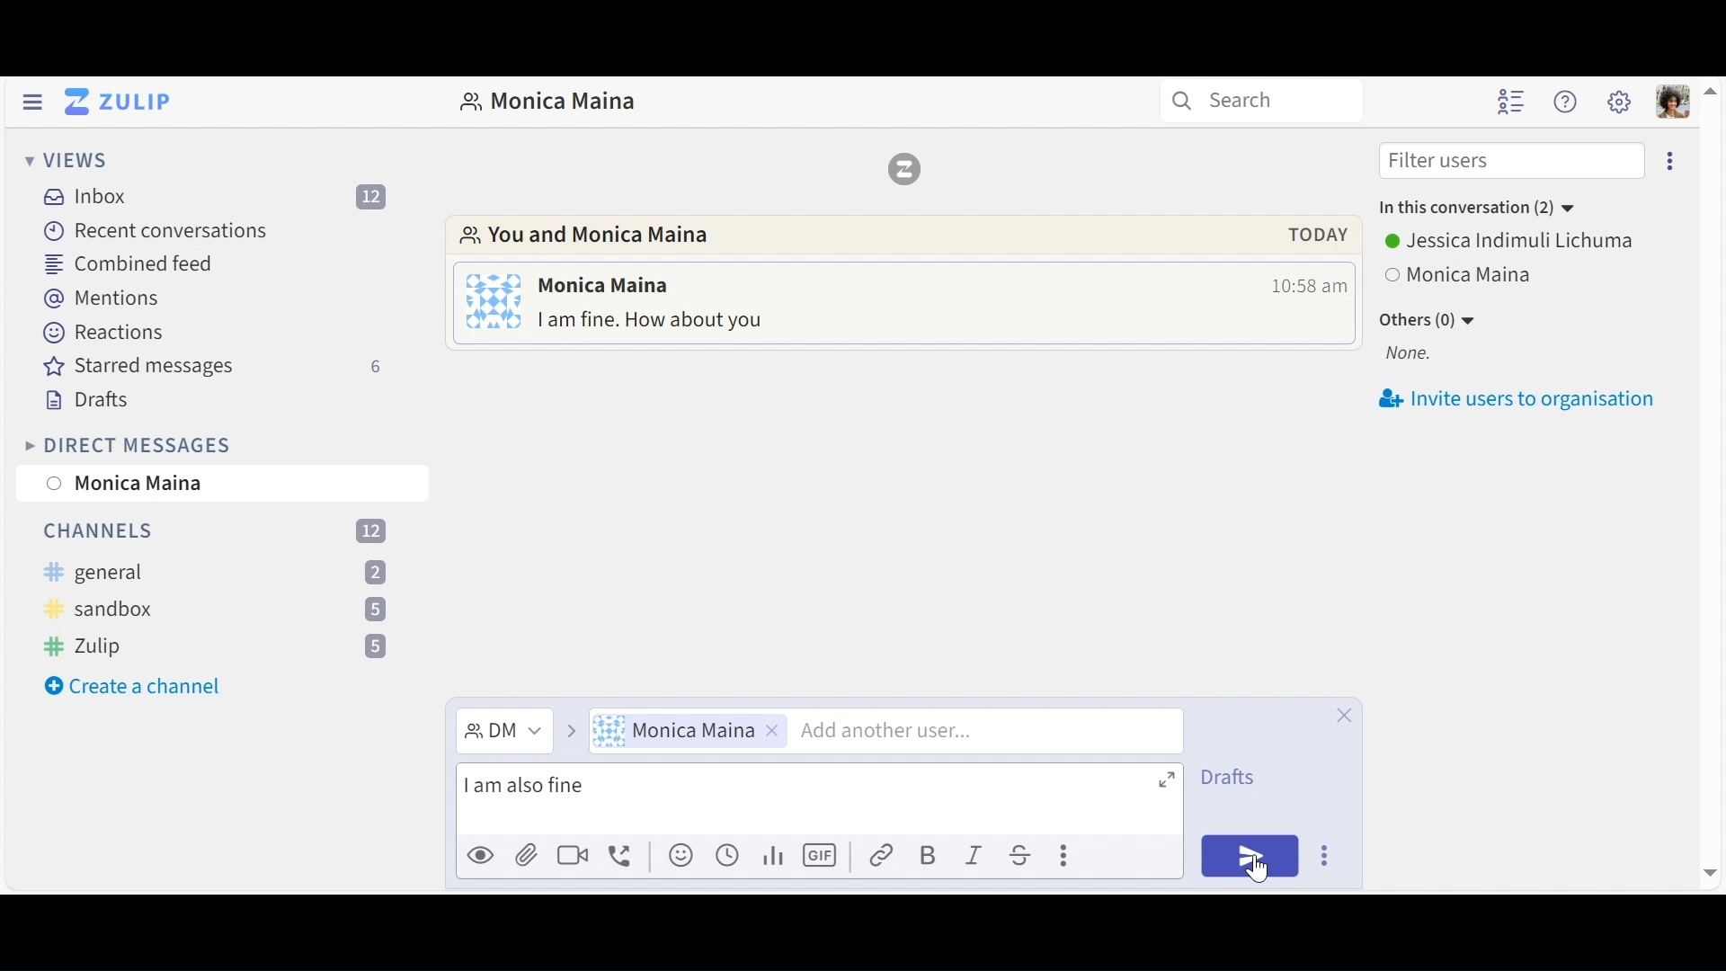 The width and height of the screenshot is (1726, 971). I want to click on Inbox, so click(223, 199).